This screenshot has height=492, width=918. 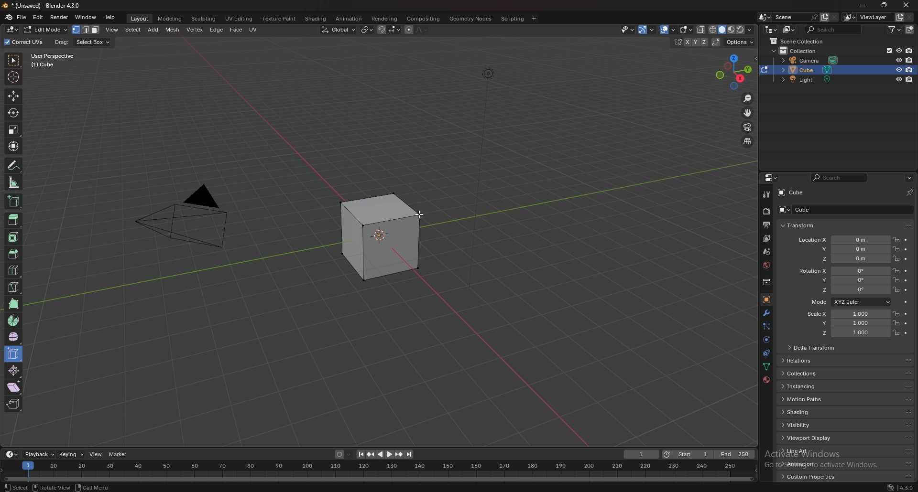 I want to click on particle, so click(x=766, y=327).